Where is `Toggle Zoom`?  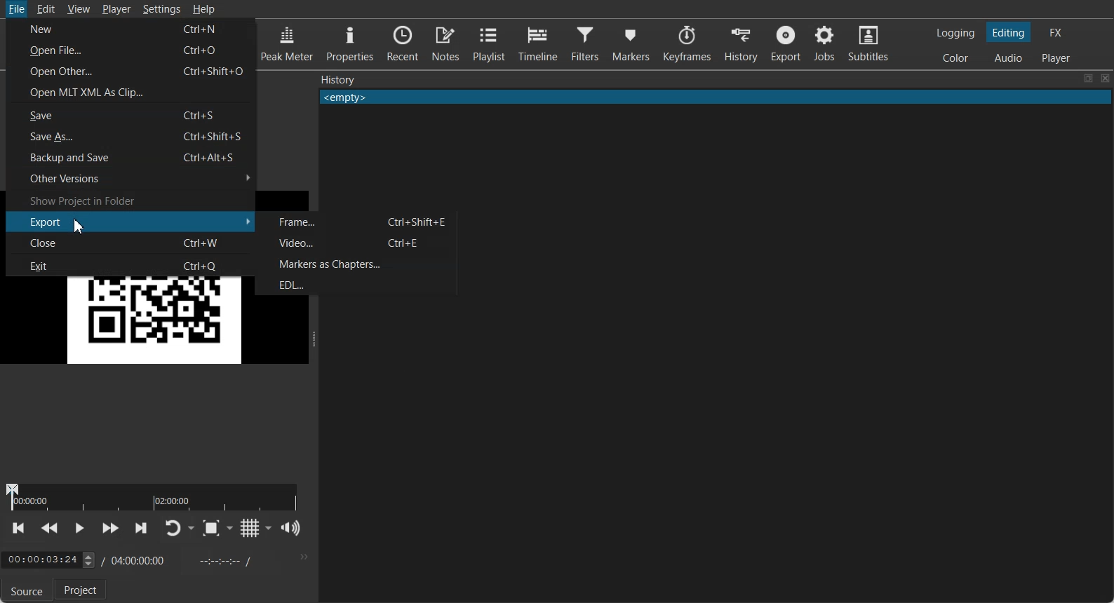 Toggle Zoom is located at coordinates (211, 528).